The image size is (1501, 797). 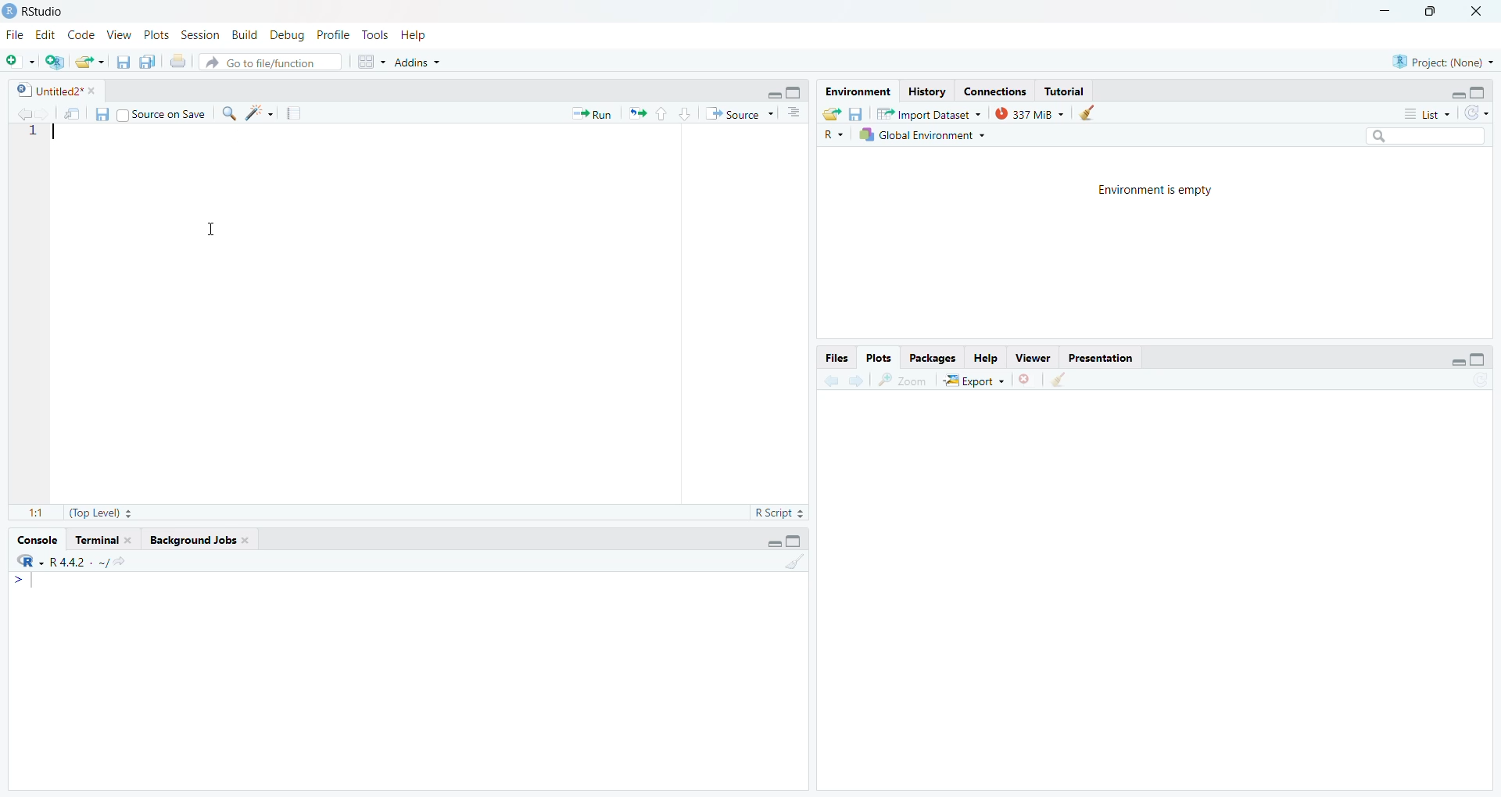 I want to click on 1:1, so click(x=34, y=513).